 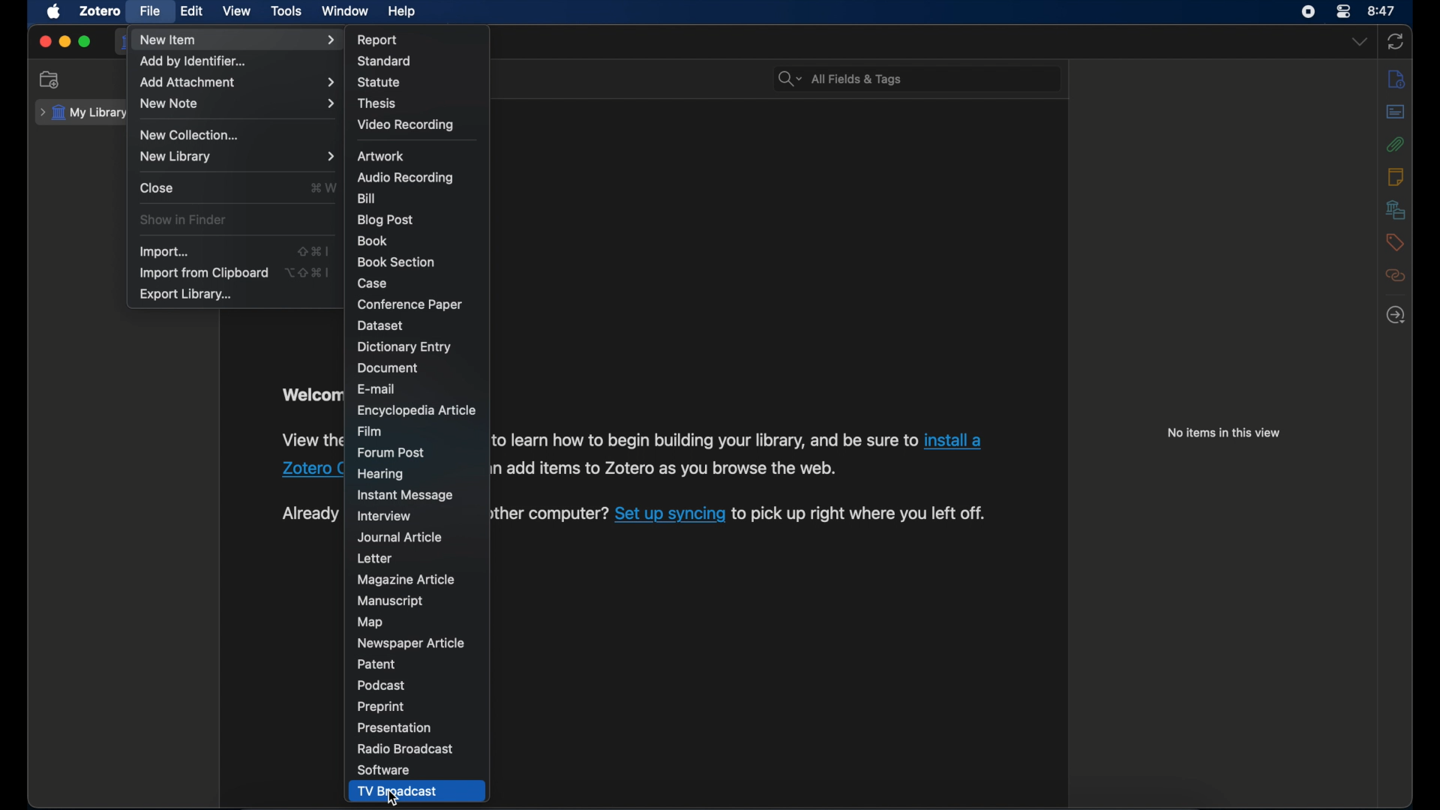 What do you see at coordinates (405, 750) in the screenshot?
I see `radio broadcast` at bounding box center [405, 750].